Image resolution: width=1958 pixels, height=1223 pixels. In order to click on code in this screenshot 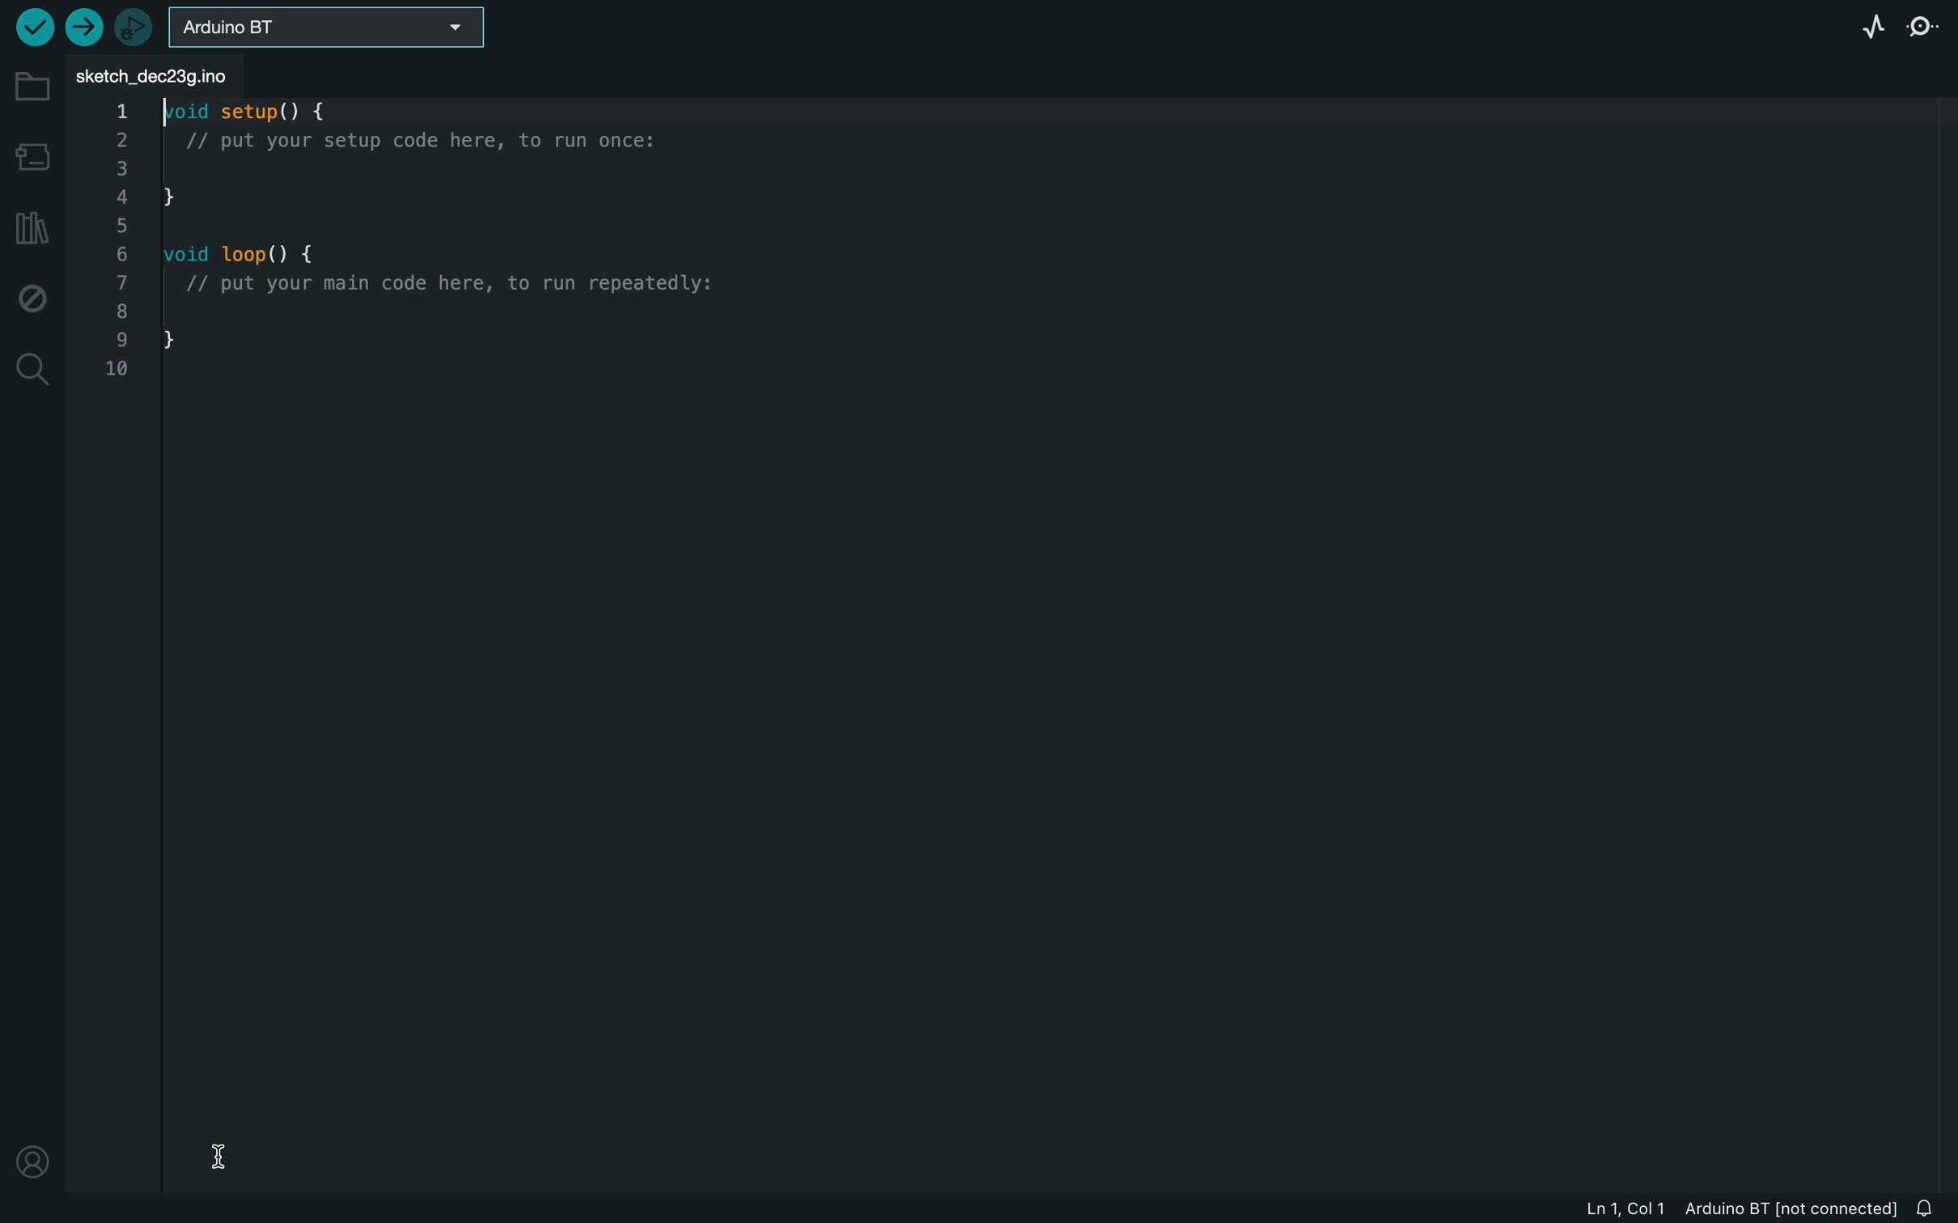, I will do `click(420, 247)`.